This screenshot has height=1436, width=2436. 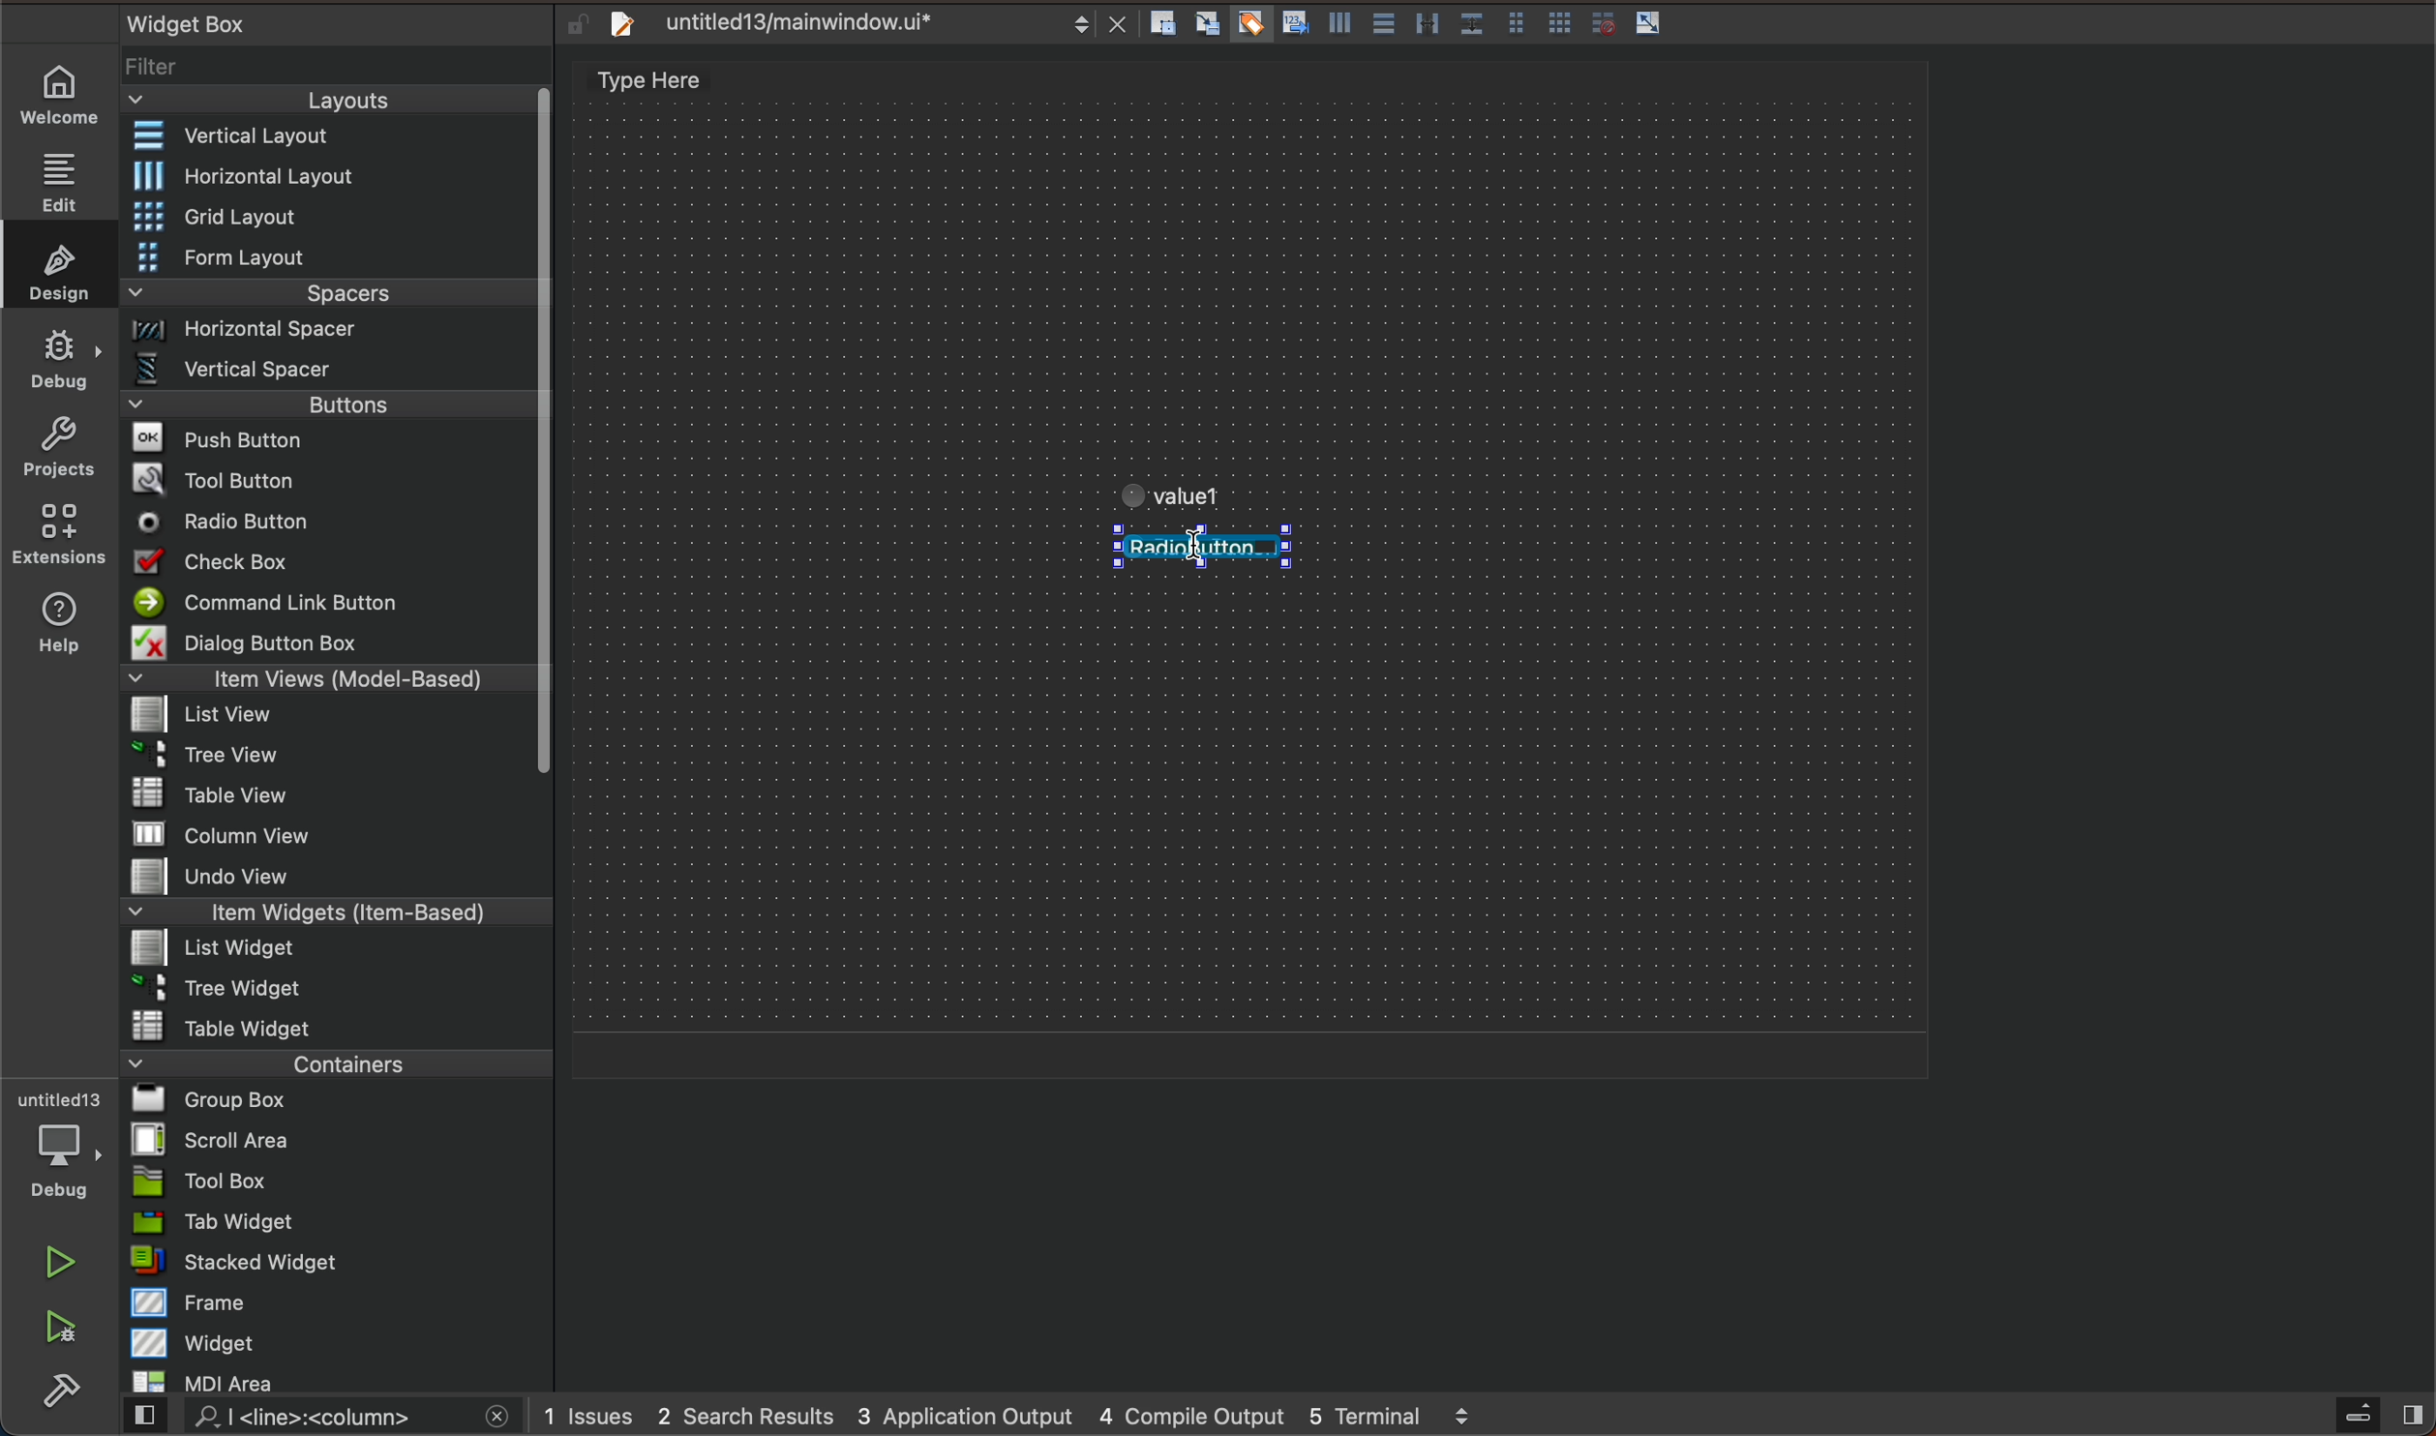 What do you see at coordinates (329, 604) in the screenshot?
I see `command line` at bounding box center [329, 604].